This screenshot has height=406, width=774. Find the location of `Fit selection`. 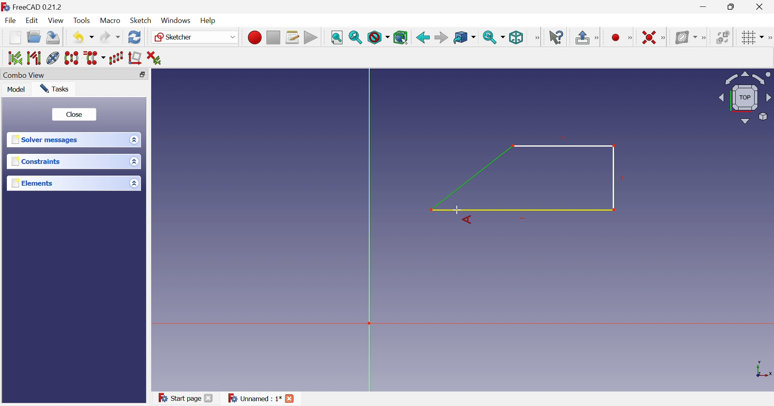

Fit selection is located at coordinates (356, 38).